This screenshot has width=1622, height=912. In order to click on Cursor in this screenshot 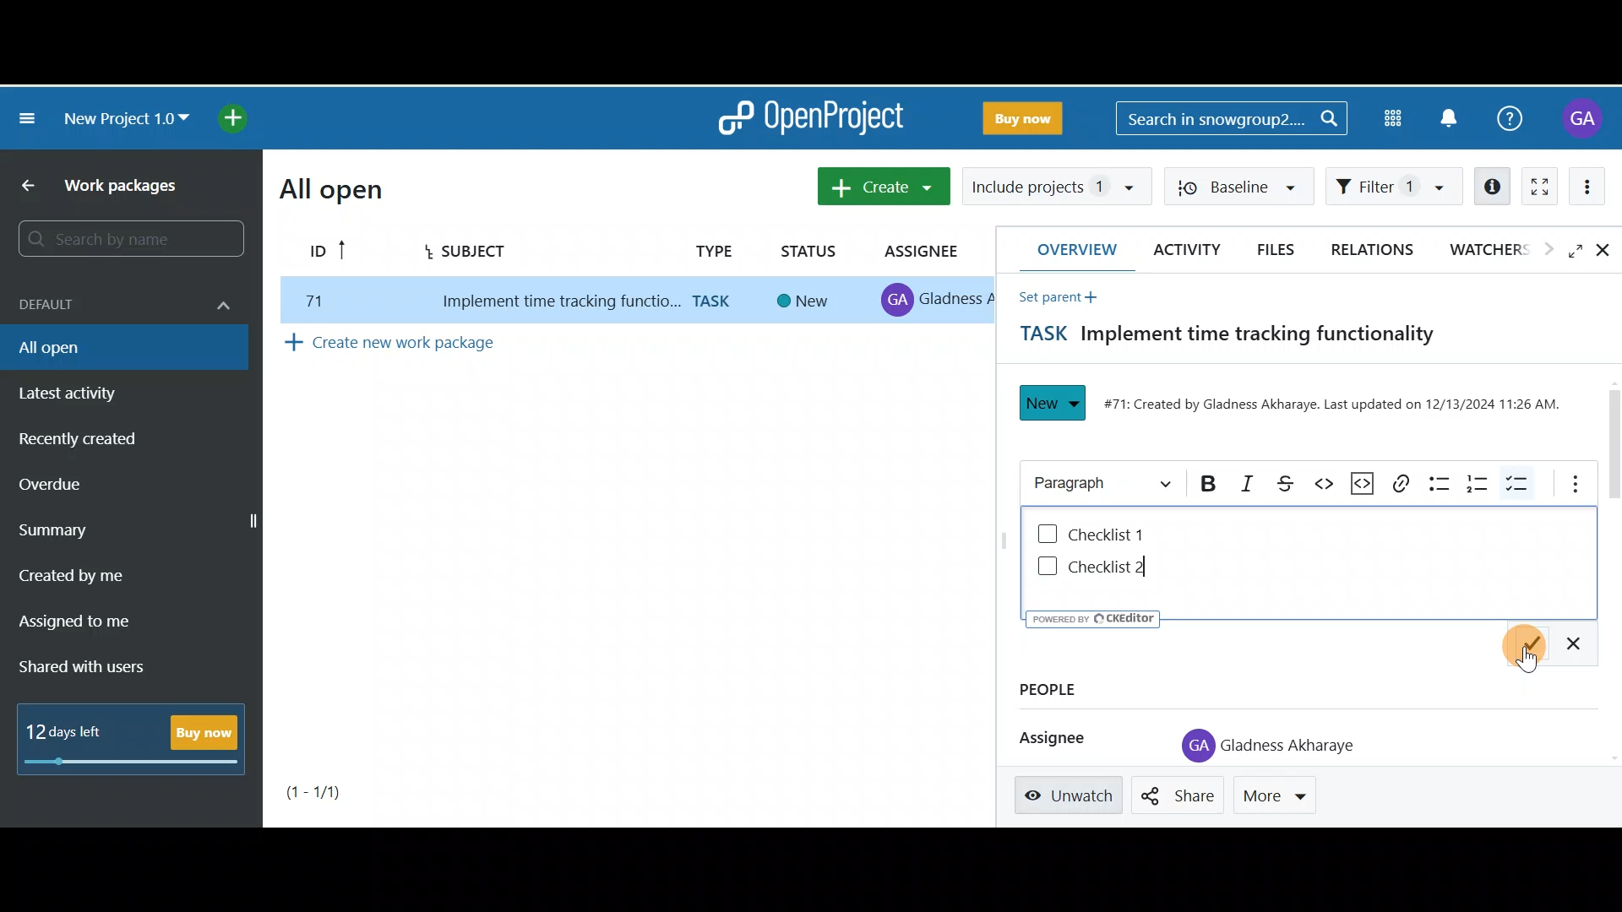, I will do `click(1527, 661)`.